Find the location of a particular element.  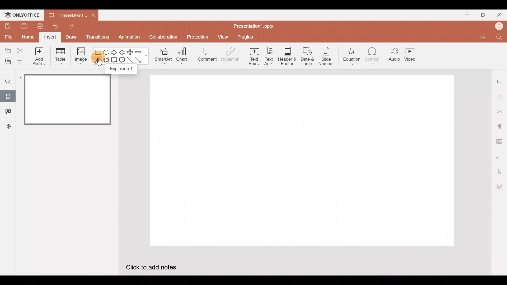

G is located at coordinates (499, 25).